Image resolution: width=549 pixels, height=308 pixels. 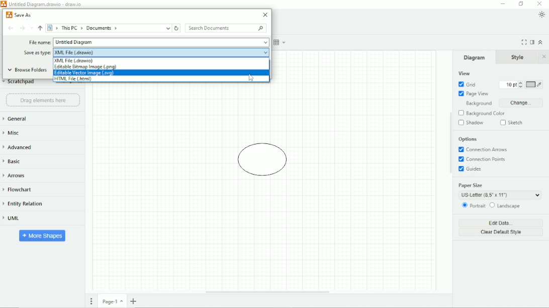 I want to click on Untitled Diagram.dawio - draw.io, so click(x=47, y=5).